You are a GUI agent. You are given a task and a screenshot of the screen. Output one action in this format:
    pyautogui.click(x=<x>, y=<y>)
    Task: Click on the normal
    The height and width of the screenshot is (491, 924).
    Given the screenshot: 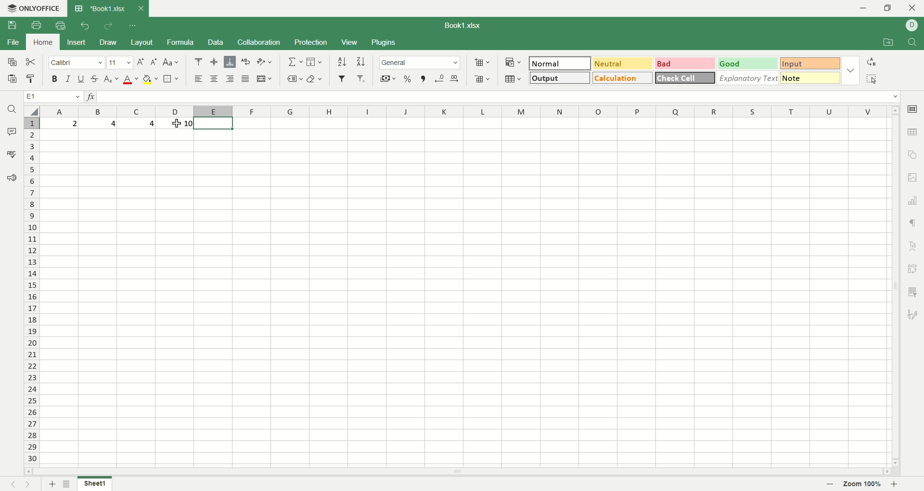 What is the action you would take?
    pyautogui.click(x=562, y=63)
    